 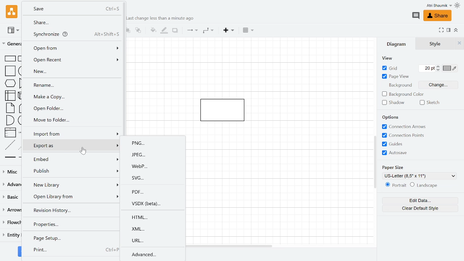 What do you see at coordinates (72, 224) in the screenshot?
I see `Properties` at bounding box center [72, 224].